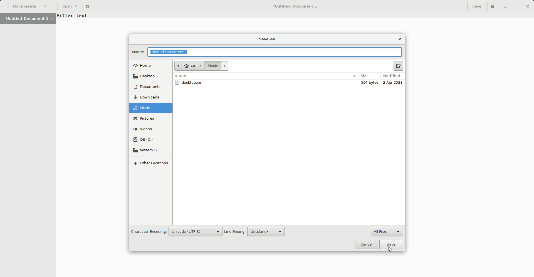 The image size is (534, 277). I want to click on Untitled Document 1, so click(29, 19).